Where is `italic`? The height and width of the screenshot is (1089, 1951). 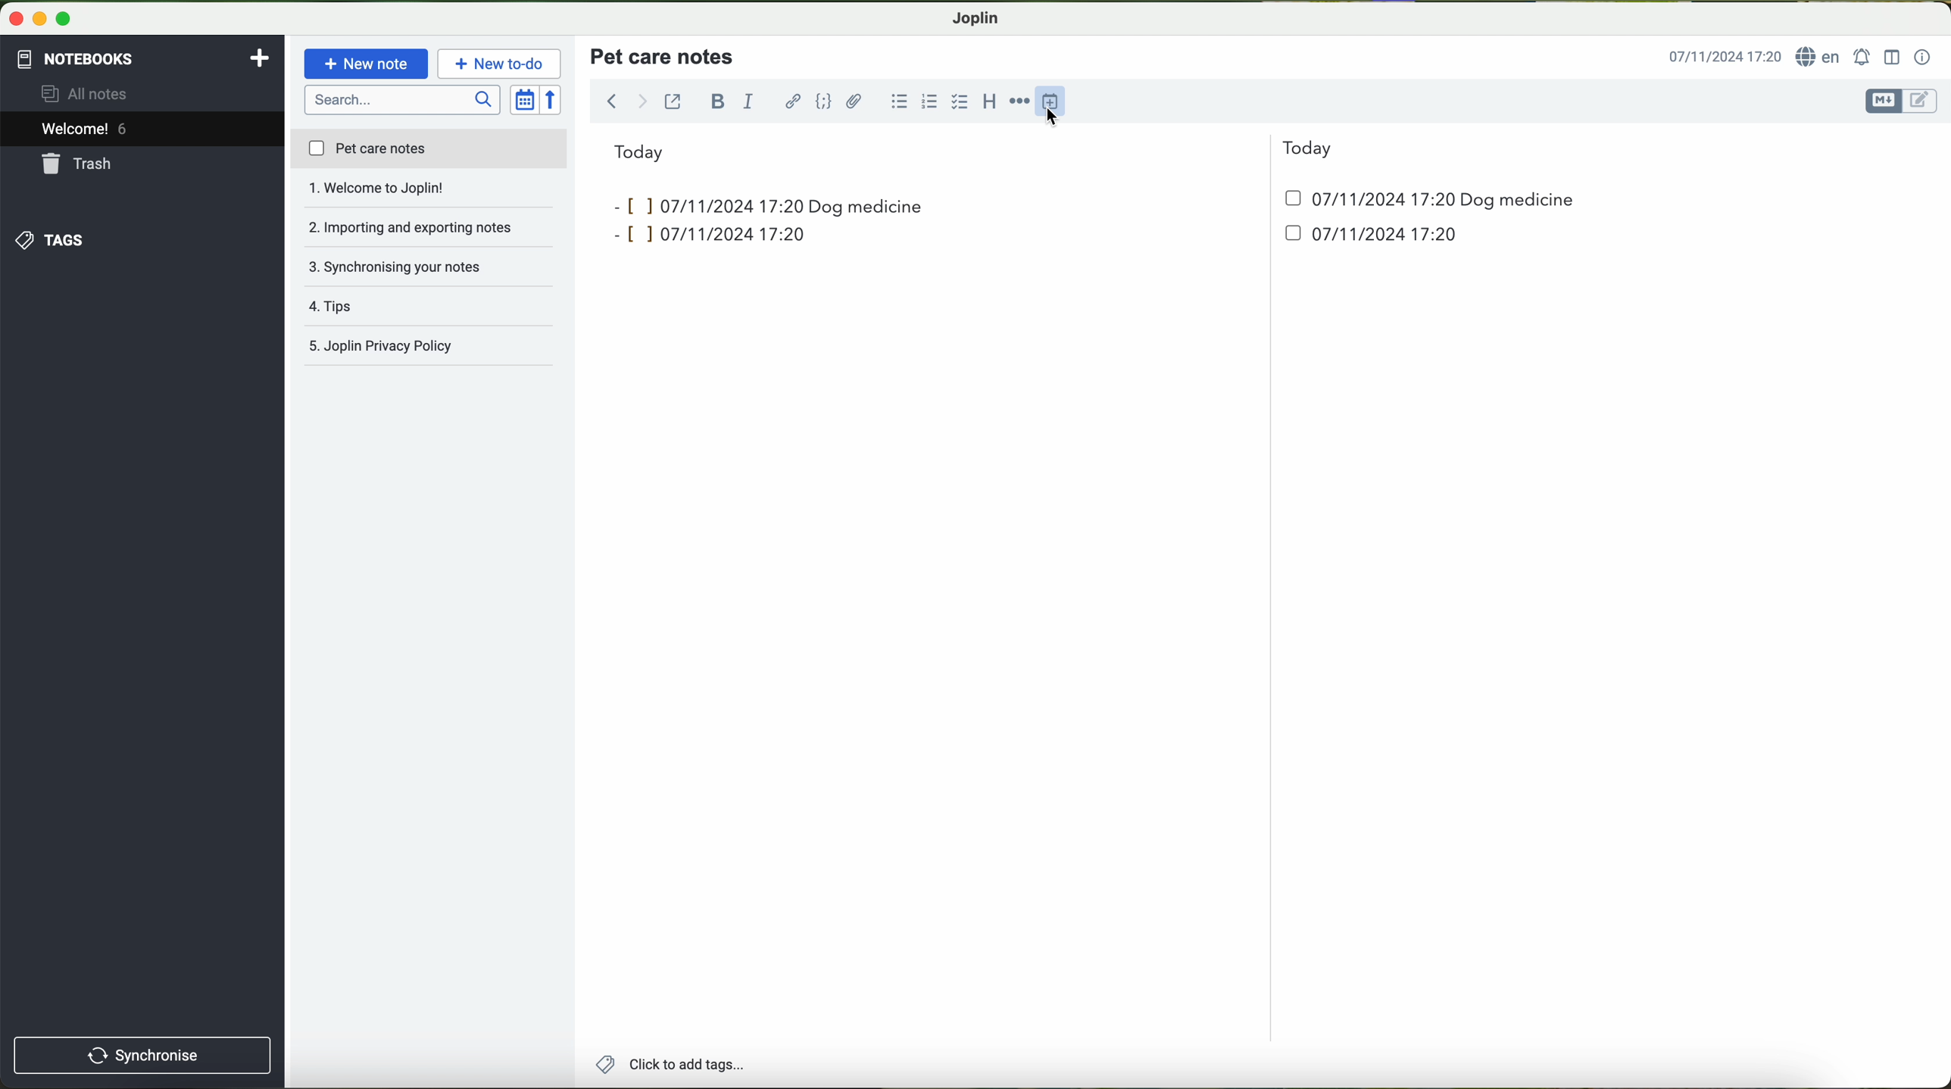 italic is located at coordinates (746, 102).